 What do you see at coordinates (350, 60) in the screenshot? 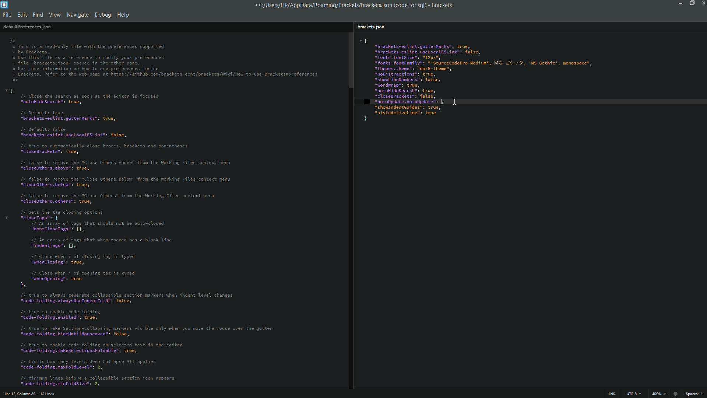
I see `scrollbar` at bounding box center [350, 60].